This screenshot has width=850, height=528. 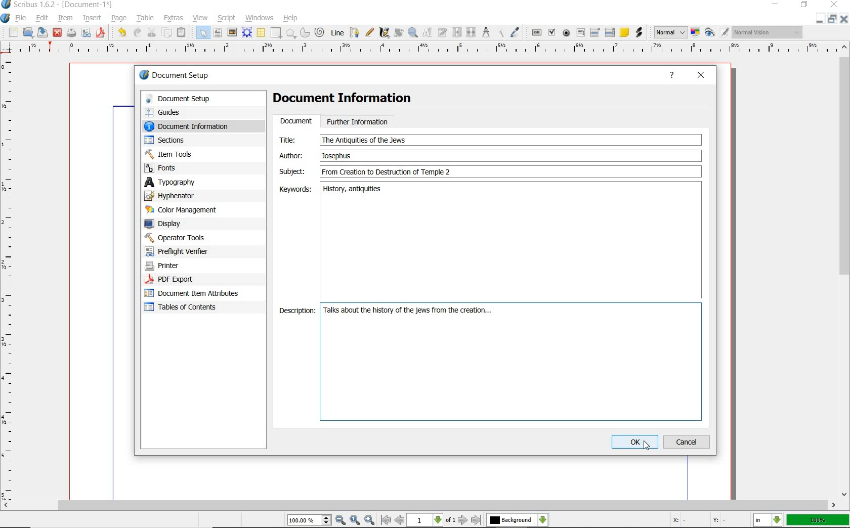 What do you see at coordinates (337, 33) in the screenshot?
I see `Line` at bounding box center [337, 33].